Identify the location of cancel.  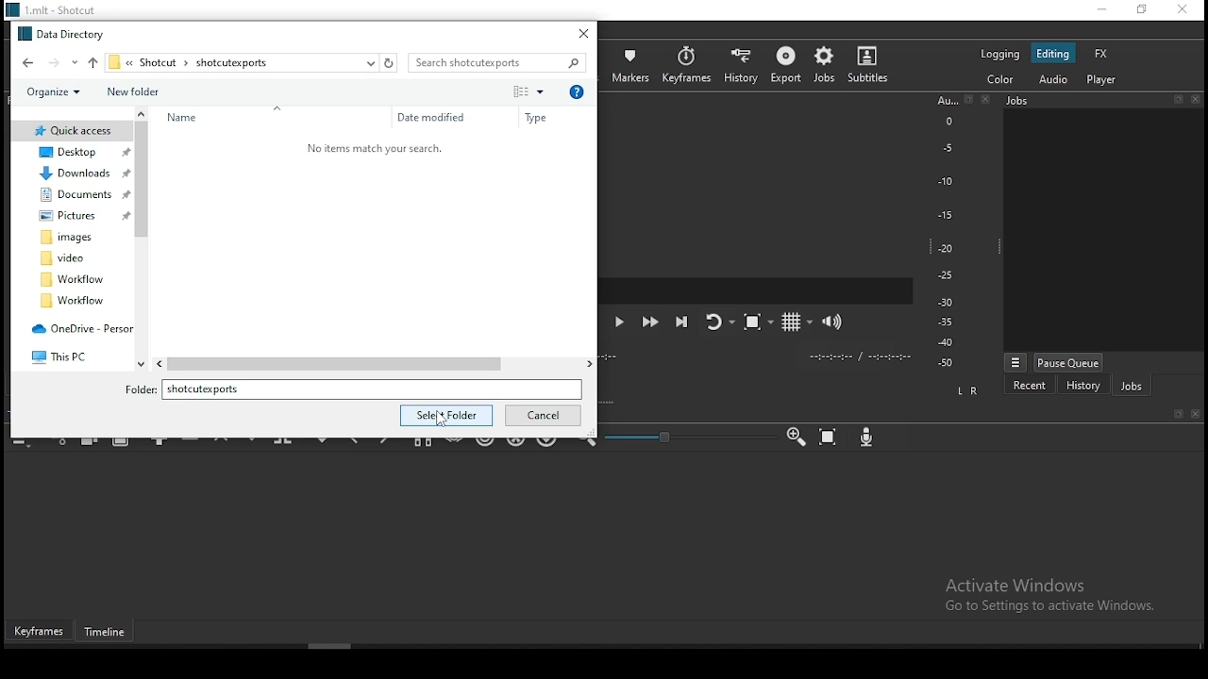
(544, 416).